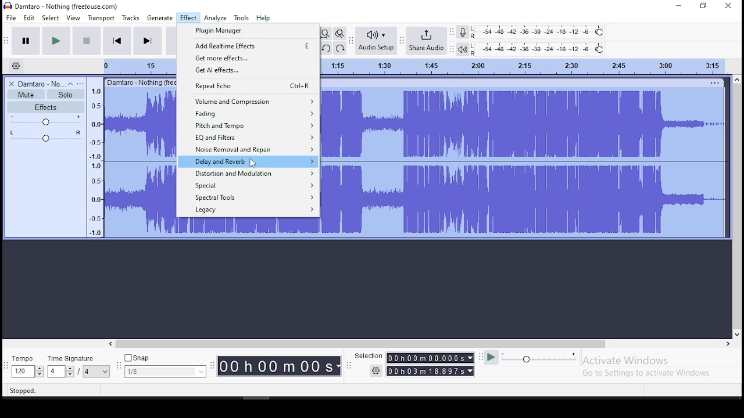  I want to click on playback speed, so click(539, 358).